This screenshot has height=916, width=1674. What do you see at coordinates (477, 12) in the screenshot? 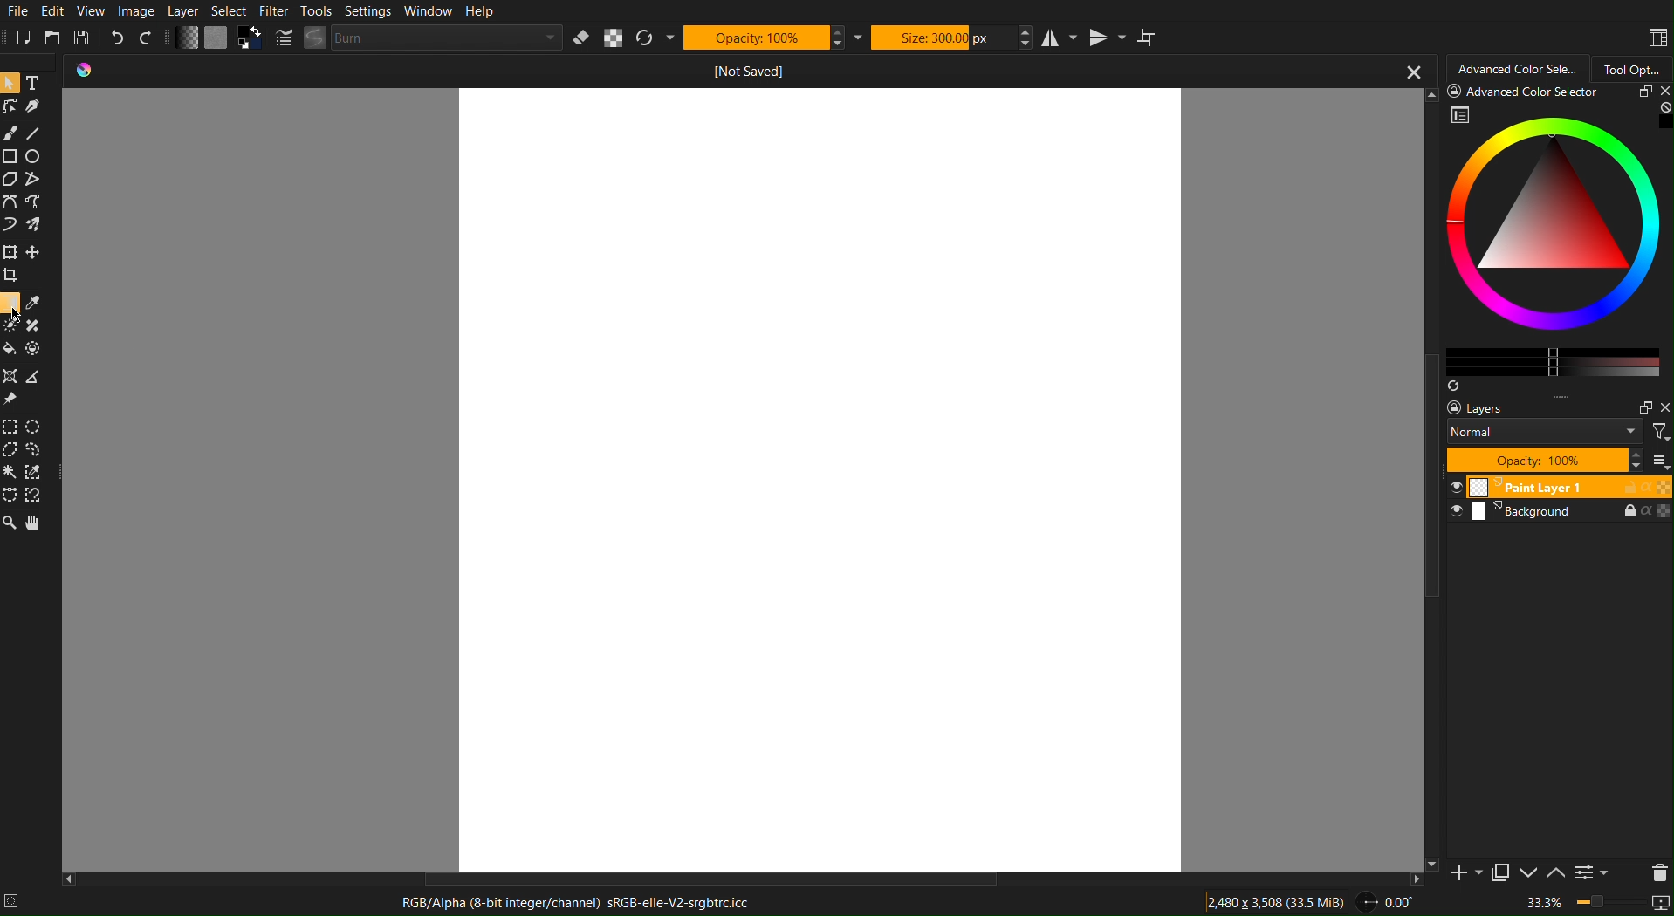
I see `Help` at bounding box center [477, 12].